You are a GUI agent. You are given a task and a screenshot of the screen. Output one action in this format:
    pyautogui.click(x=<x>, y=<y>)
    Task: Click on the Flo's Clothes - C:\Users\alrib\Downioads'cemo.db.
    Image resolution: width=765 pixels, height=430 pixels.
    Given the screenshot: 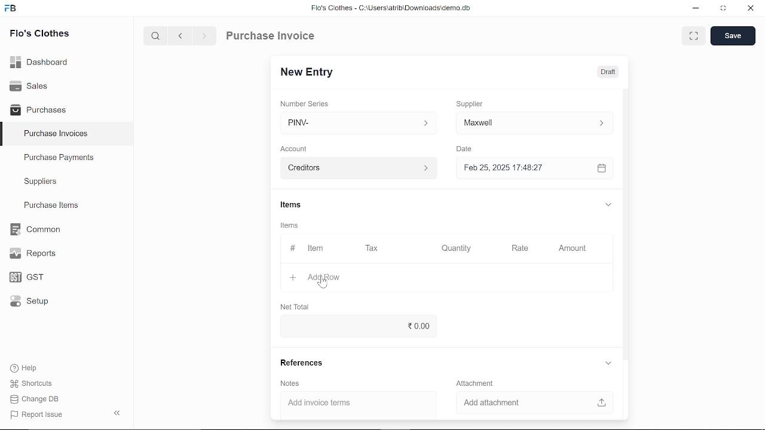 What is the action you would take?
    pyautogui.click(x=390, y=10)
    